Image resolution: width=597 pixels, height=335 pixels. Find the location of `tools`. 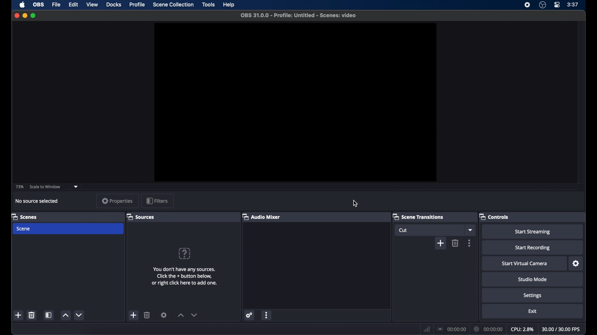

tools is located at coordinates (208, 4).